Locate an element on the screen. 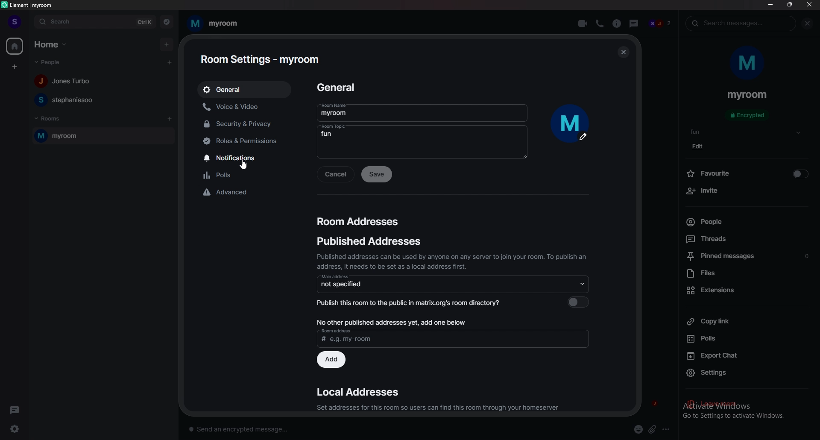  create space is located at coordinates (14, 67).